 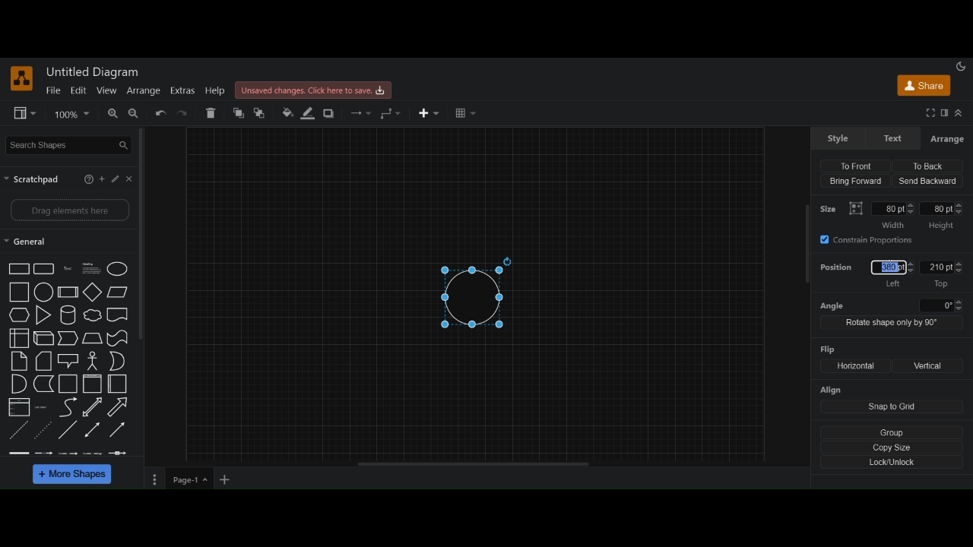 I want to click on diamond, so click(x=93, y=293).